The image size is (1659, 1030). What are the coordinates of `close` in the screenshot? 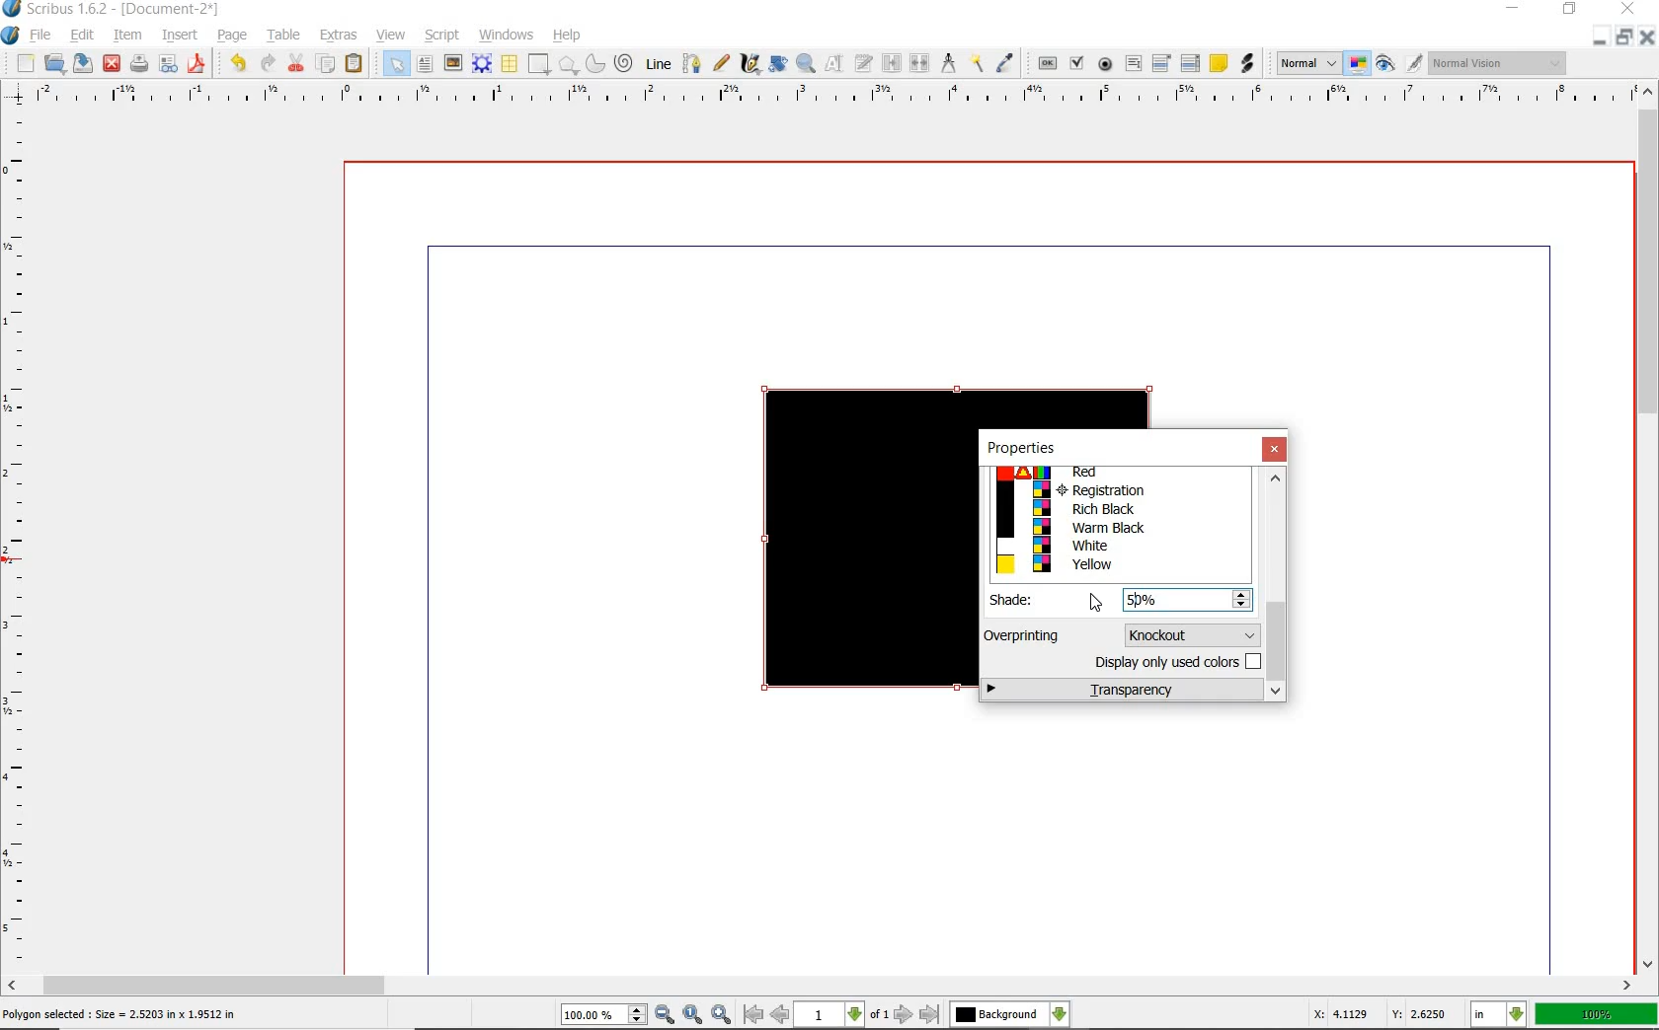 It's located at (1276, 450).